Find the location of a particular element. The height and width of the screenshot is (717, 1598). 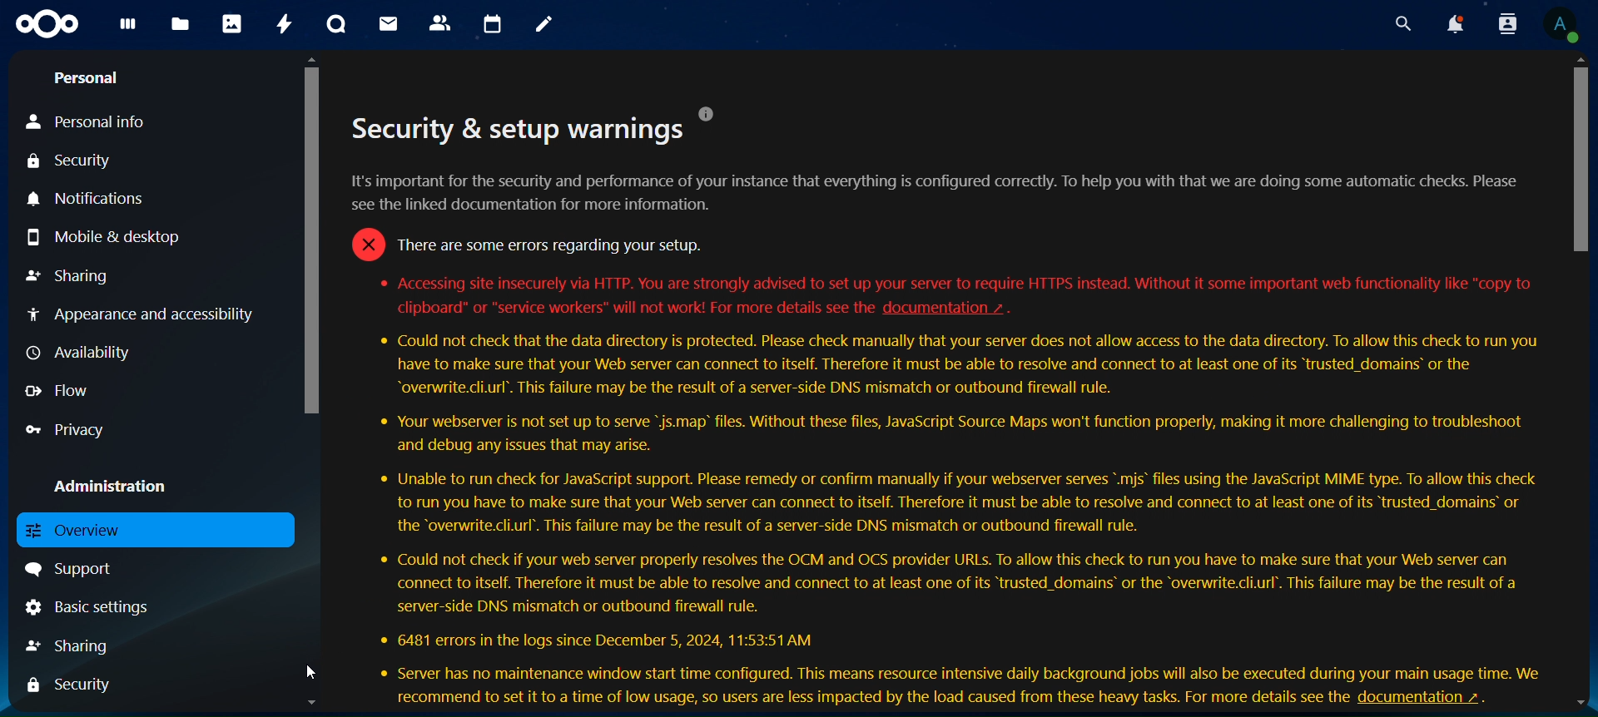

talk is located at coordinates (334, 25).